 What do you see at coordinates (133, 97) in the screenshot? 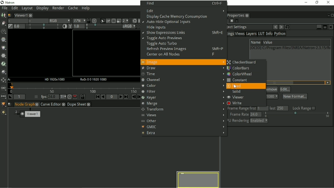
I see `Previous frame` at bounding box center [133, 97].